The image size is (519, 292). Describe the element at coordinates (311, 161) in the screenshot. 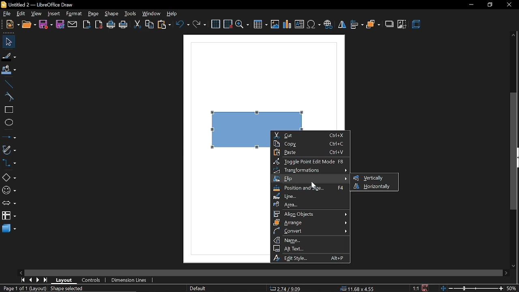

I see `toggle point edit mode` at that location.